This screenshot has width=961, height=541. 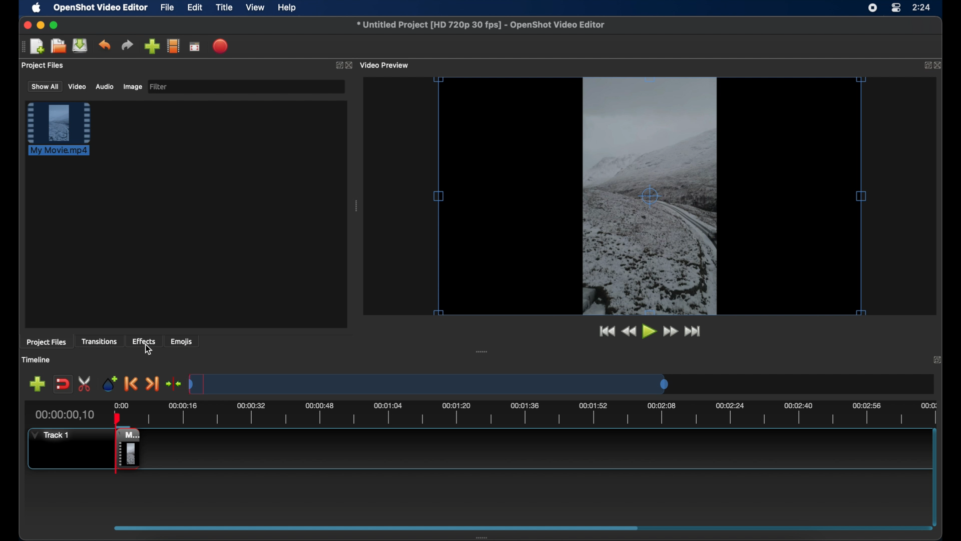 I want to click on close, so click(x=25, y=25).